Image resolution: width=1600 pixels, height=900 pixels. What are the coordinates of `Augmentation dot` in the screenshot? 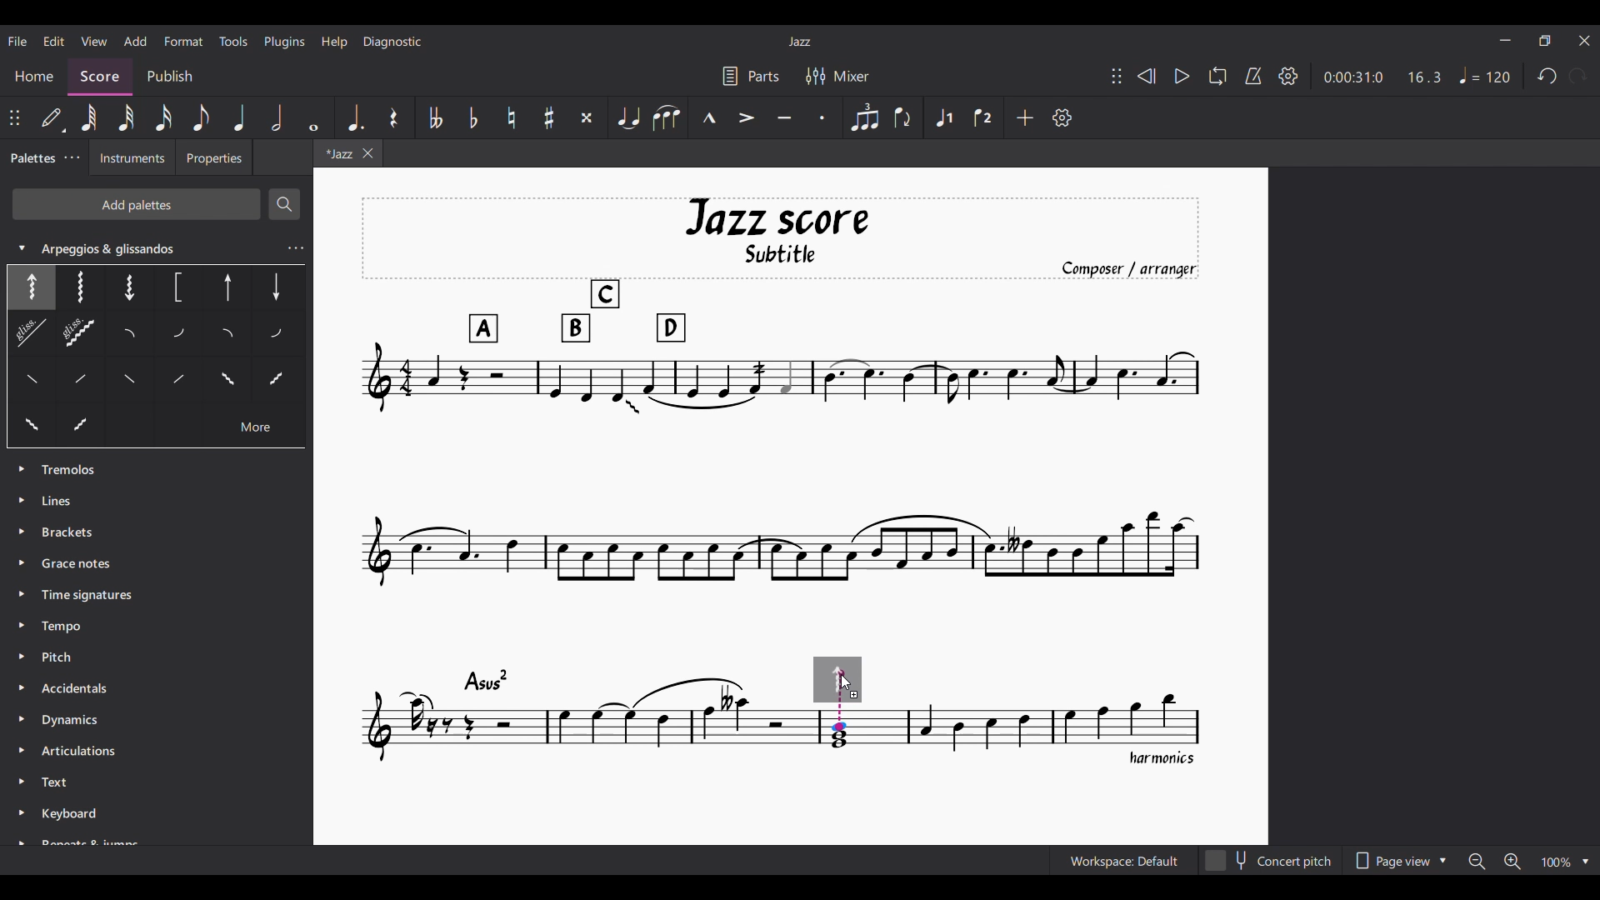 It's located at (355, 118).